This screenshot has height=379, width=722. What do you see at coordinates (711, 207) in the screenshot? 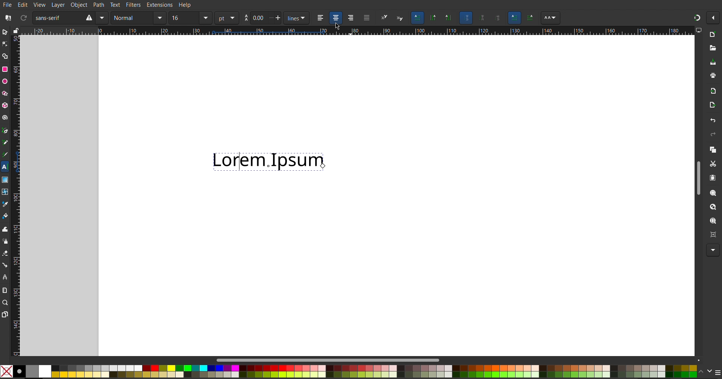
I see `Zoom Drawing` at bounding box center [711, 207].